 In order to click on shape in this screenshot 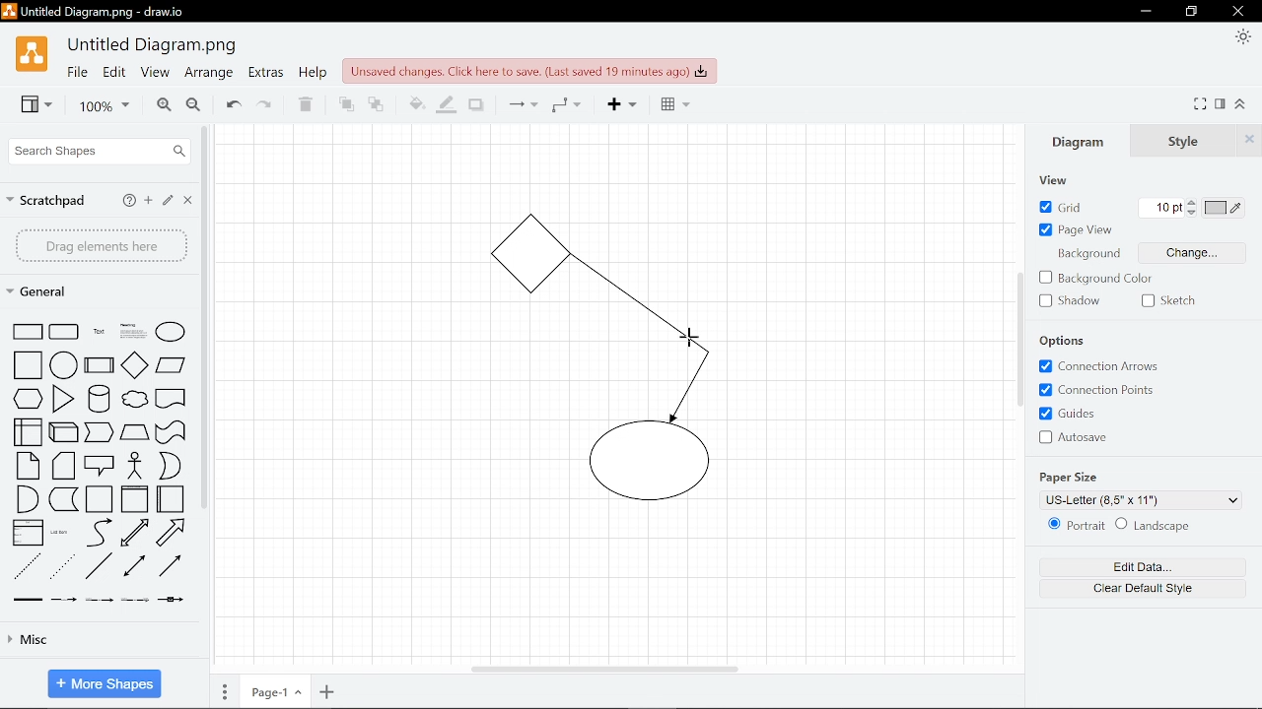, I will do `click(134, 331)`.